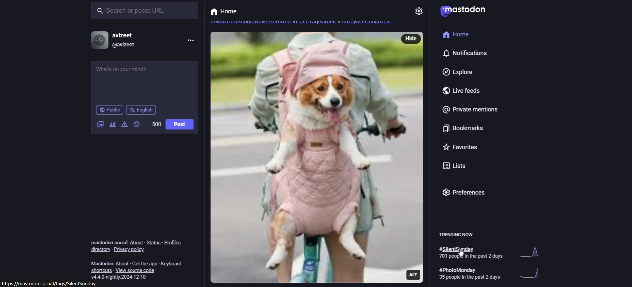  What do you see at coordinates (122, 264) in the screenshot?
I see `about` at bounding box center [122, 264].